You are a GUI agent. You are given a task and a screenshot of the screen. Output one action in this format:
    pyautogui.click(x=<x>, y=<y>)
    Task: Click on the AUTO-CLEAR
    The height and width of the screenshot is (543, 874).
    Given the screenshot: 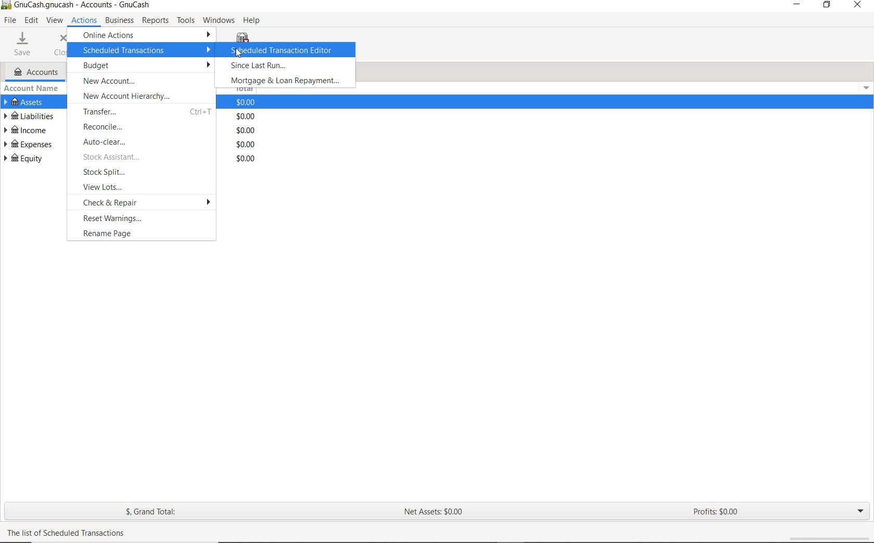 What is the action you would take?
    pyautogui.click(x=146, y=143)
    